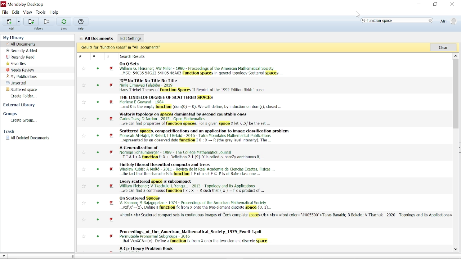 This screenshot has width=461, height=259. Describe the element at coordinates (24, 121) in the screenshot. I see `Create group` at that location.